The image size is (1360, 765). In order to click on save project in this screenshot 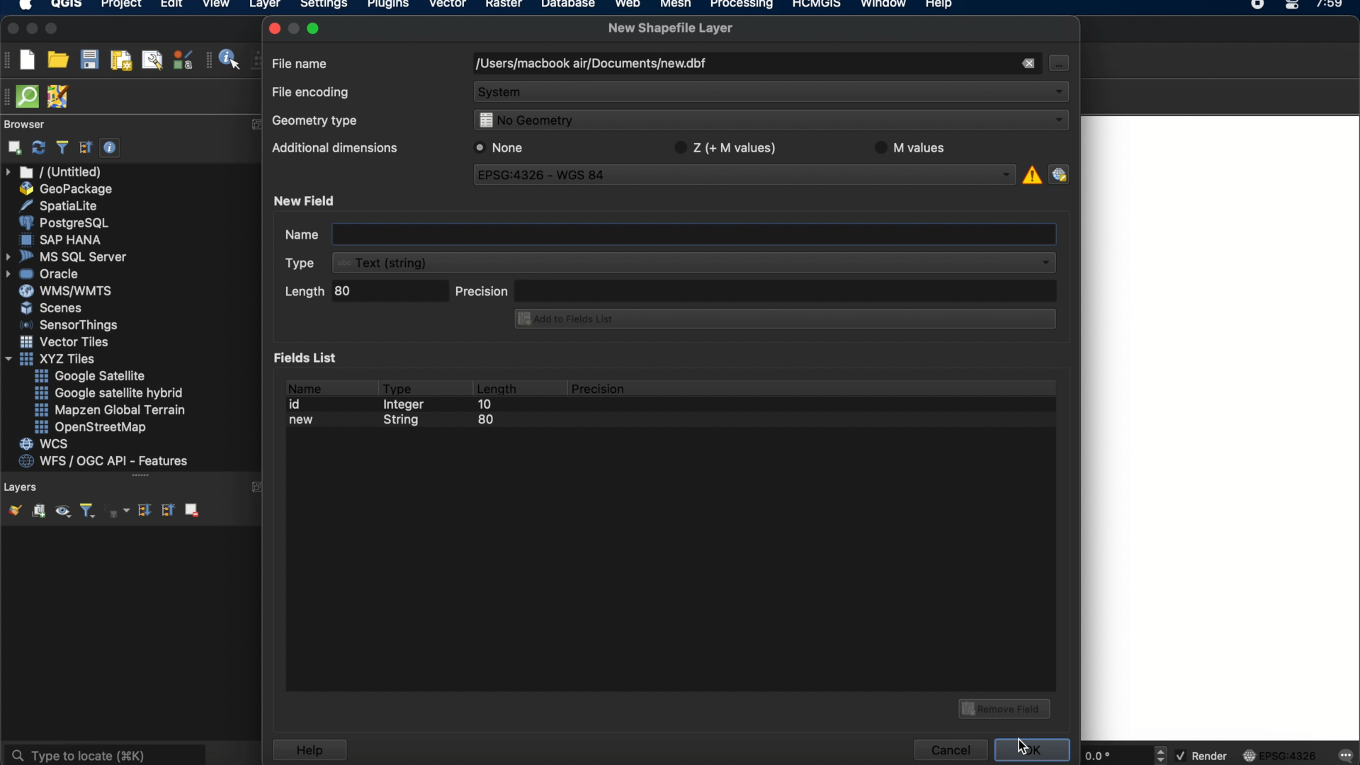, I will do `click(89, 60)`.